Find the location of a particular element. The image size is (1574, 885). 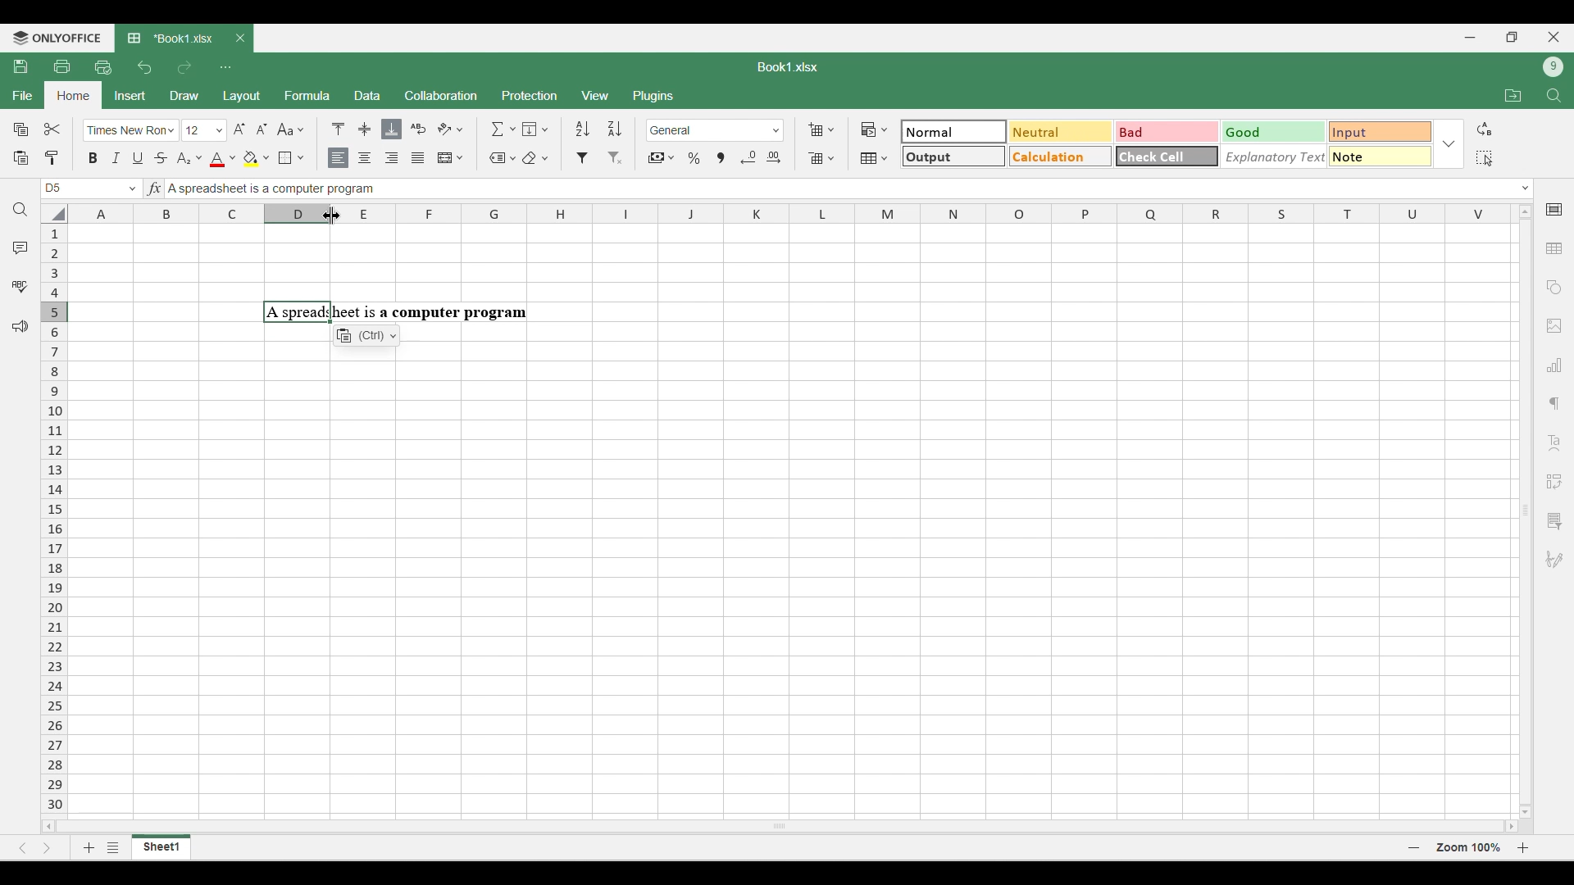

Insert cell options is located at coordinates (821, 129).